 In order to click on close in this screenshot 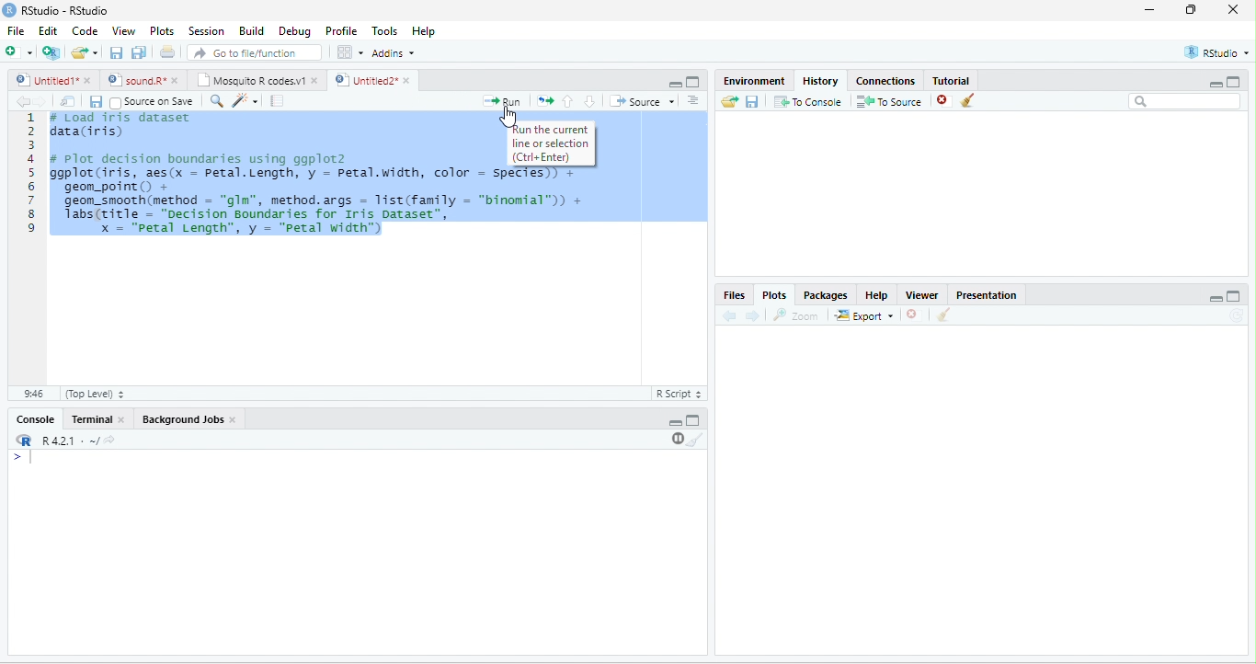, I will do `click(177, 81)`.